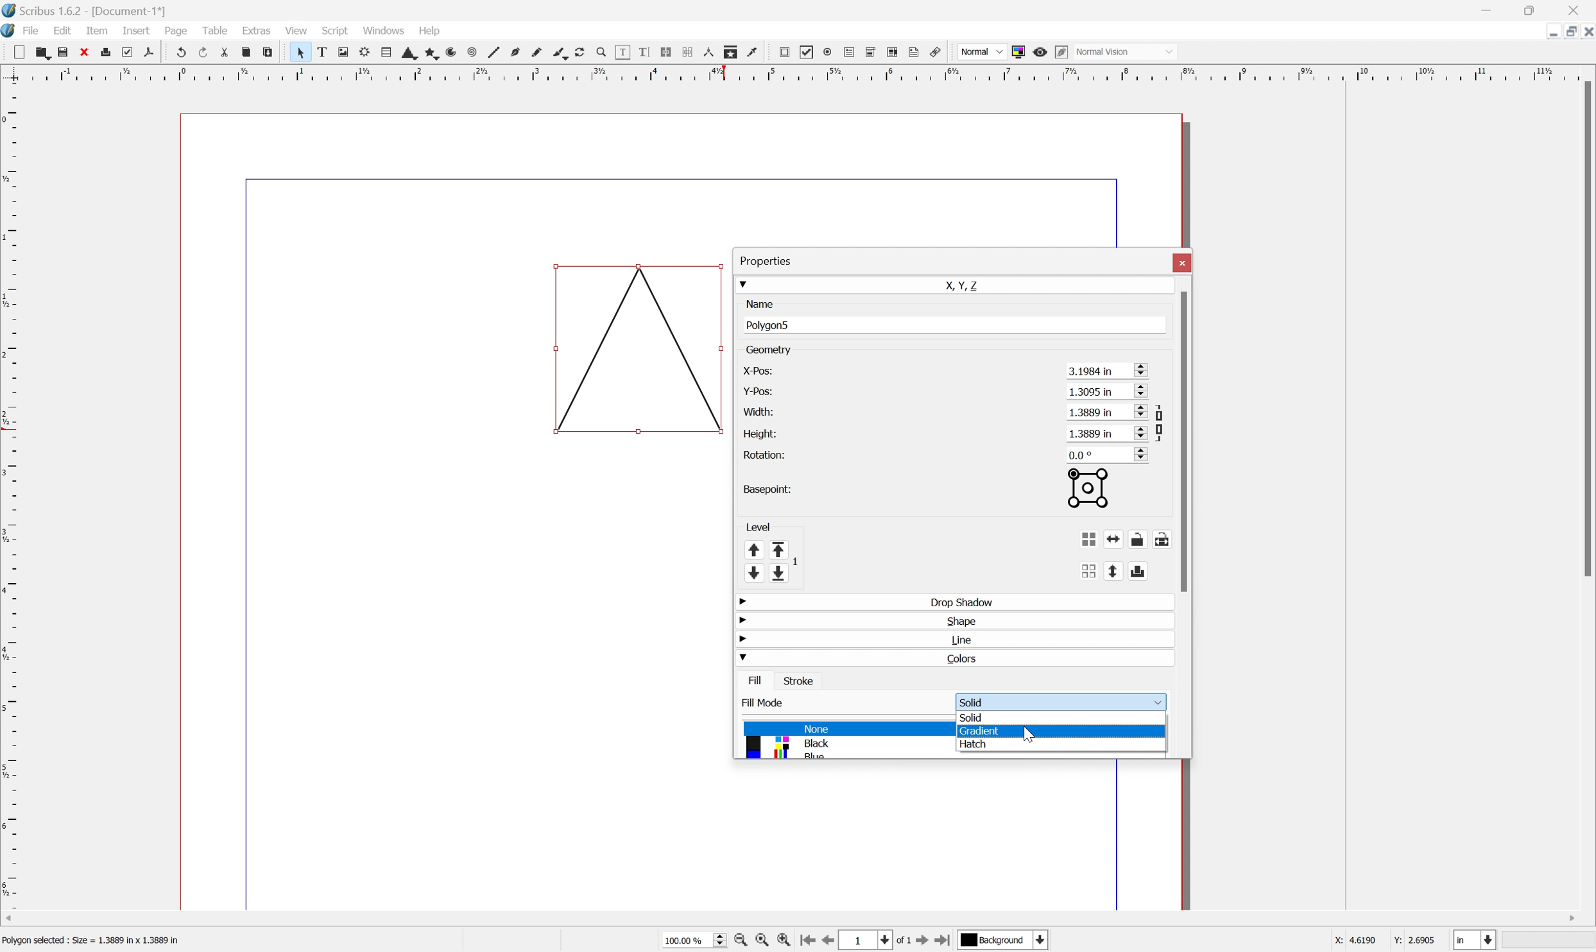 The image size is (1596, 952). What do you see at coordinates (404, 55) in the screenshot?
I see `Shape` at bounding box center [404, 55].